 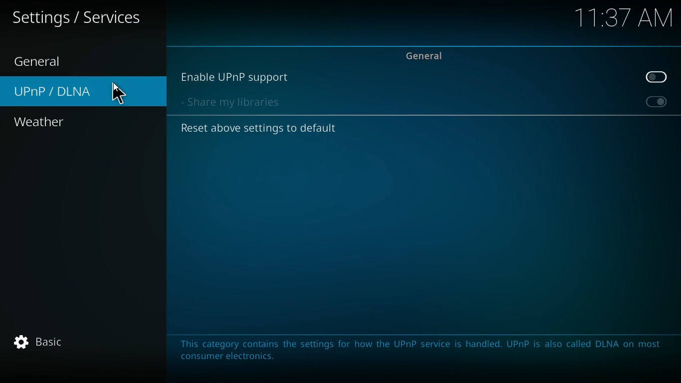 What do you see at coordinates (622, 19) in the screenshot?
I see `11:37 AM` at bounding box center [622, 19].